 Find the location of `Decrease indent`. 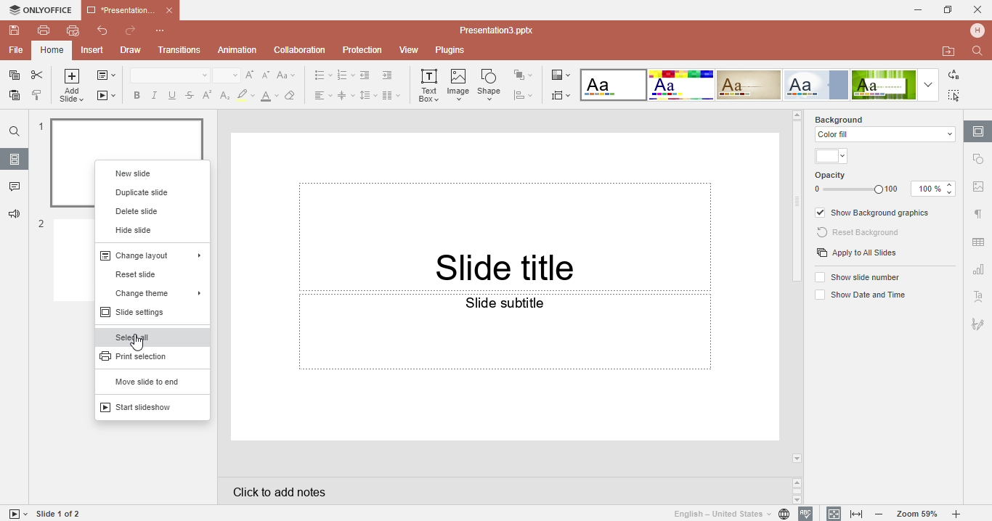

Decrease indent is located at coordinates (367, 75).